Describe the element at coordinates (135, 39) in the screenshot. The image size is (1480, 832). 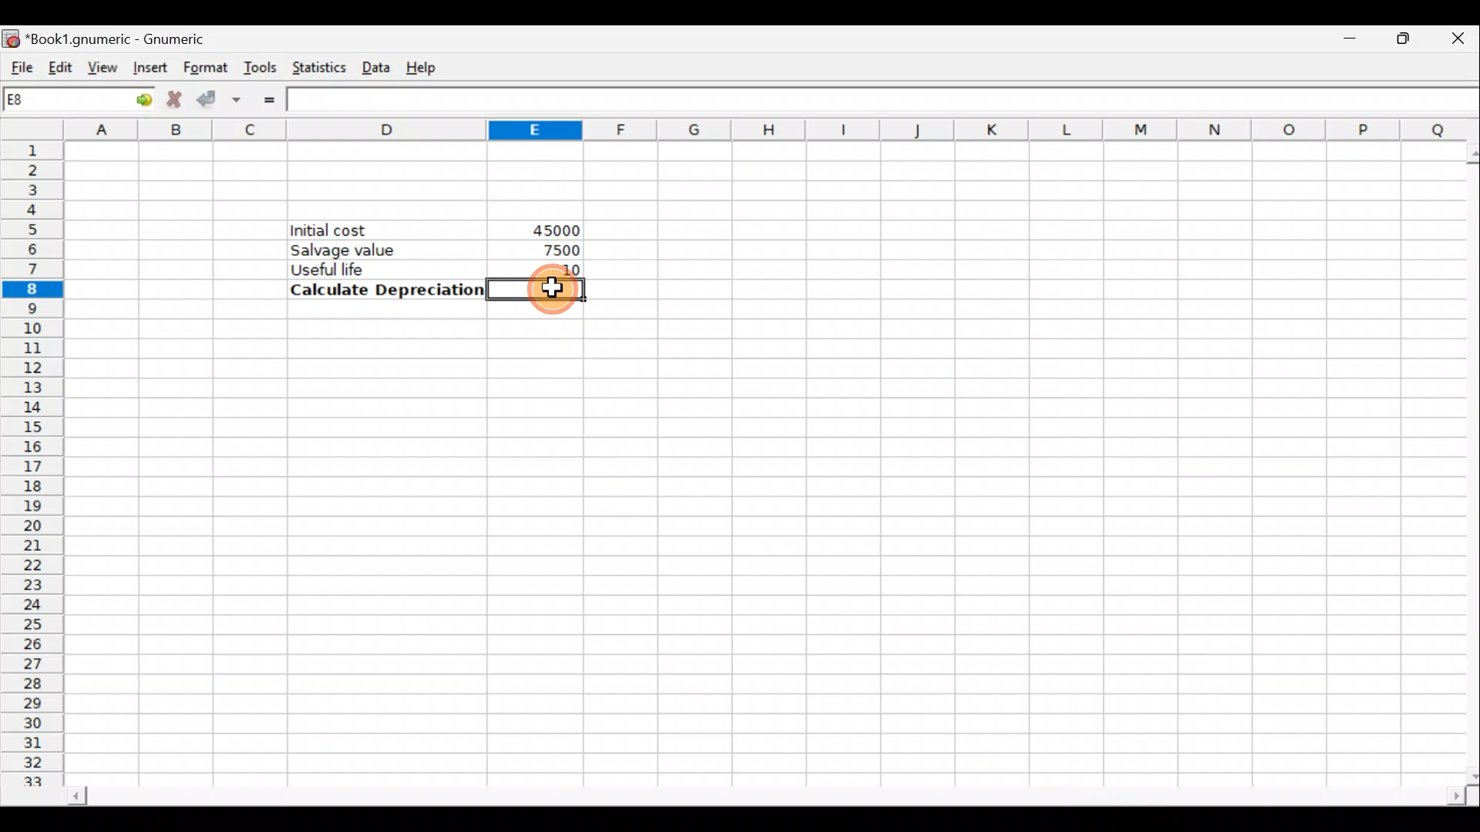
I see `*Book1.gnumeric - Gnumeric` at that location.